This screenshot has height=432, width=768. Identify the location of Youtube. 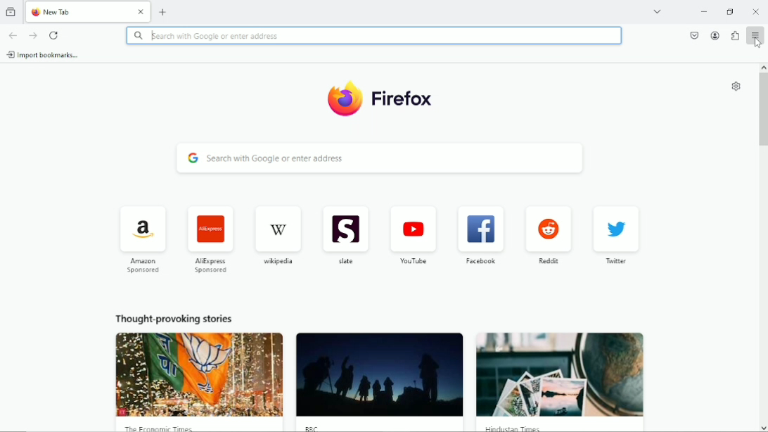
(412, 236).